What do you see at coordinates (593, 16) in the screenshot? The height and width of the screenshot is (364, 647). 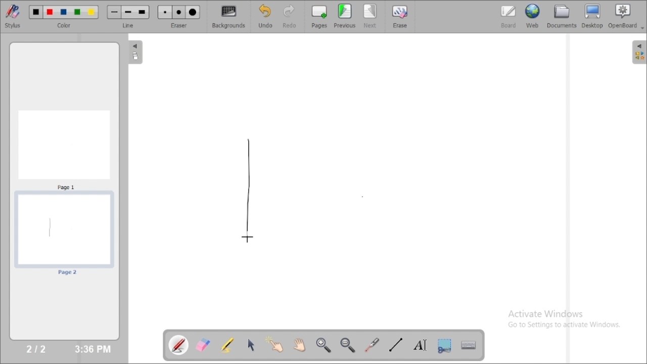 I see `desktop` at bounding box center [593, 16].